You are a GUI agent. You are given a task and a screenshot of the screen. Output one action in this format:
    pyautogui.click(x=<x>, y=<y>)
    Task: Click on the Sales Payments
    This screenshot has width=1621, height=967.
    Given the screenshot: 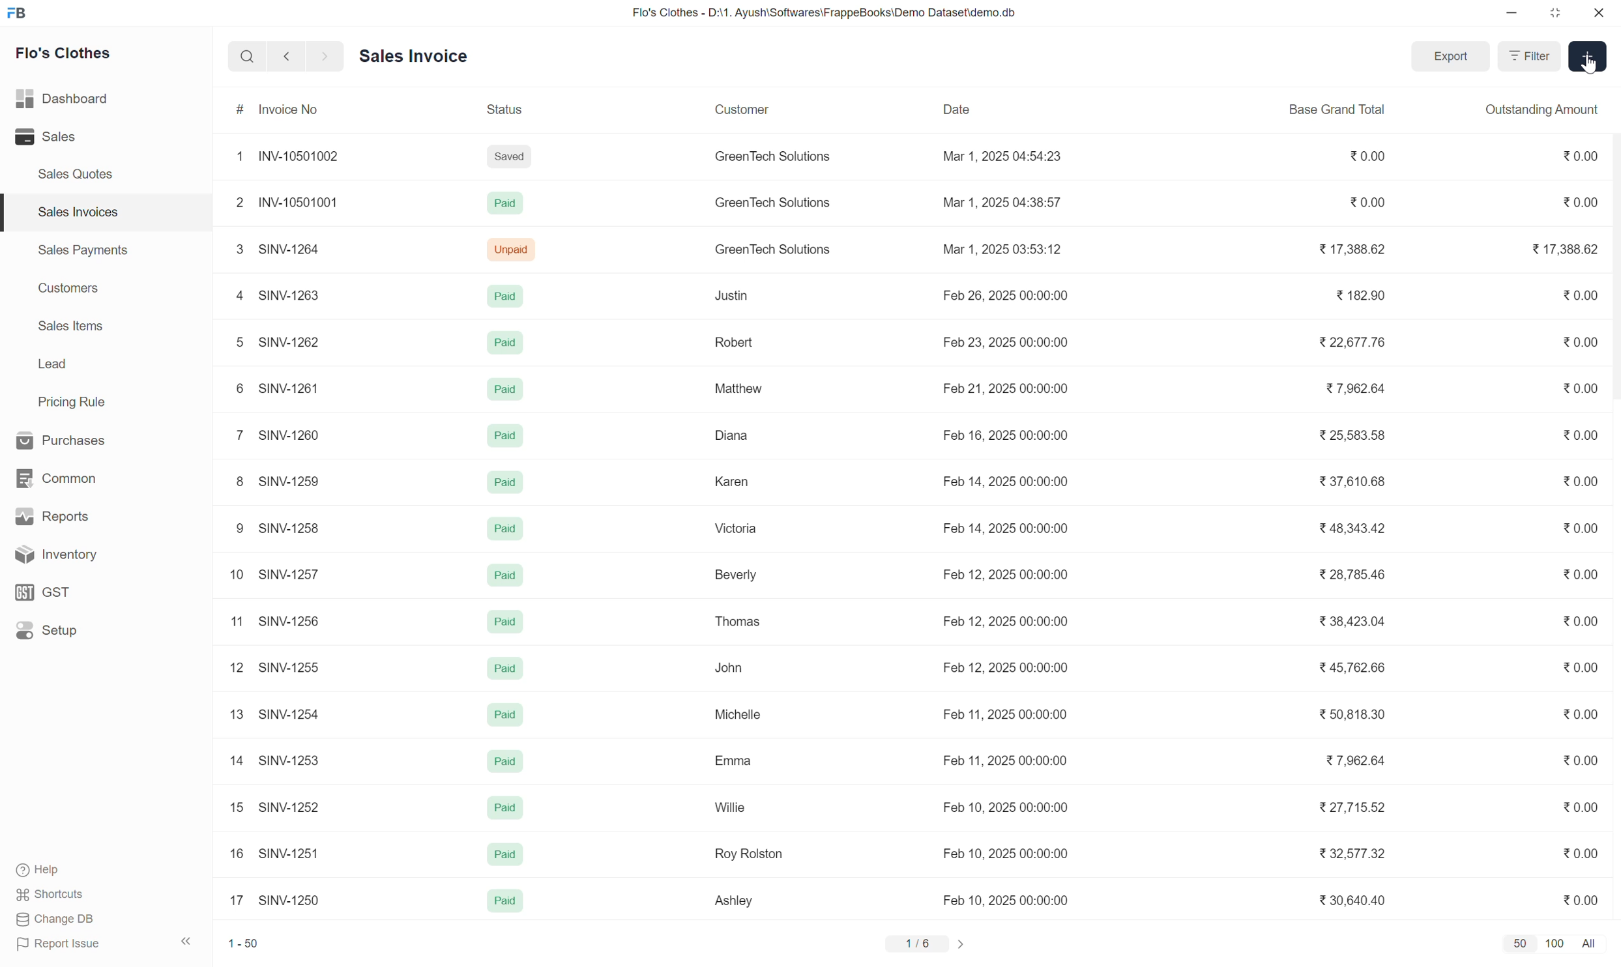 What is the action you would take?
    pyautogui.click(x=81, y=252)
    